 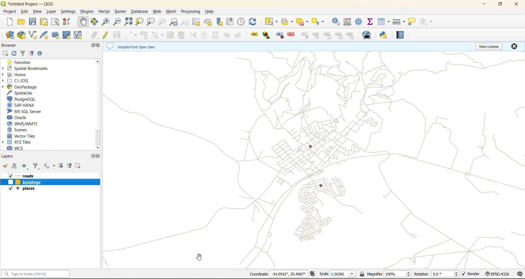 What do you see at coordinates (98, 99) in the screenshot?
I see `scroll bar` at bounding box center [98, 99].